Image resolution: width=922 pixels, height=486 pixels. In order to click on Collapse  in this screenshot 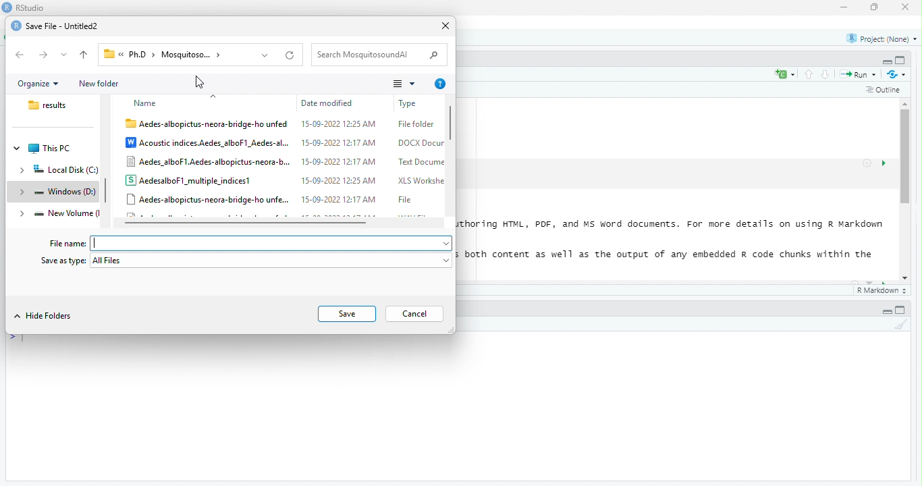, I will do `click(18, 148)`.